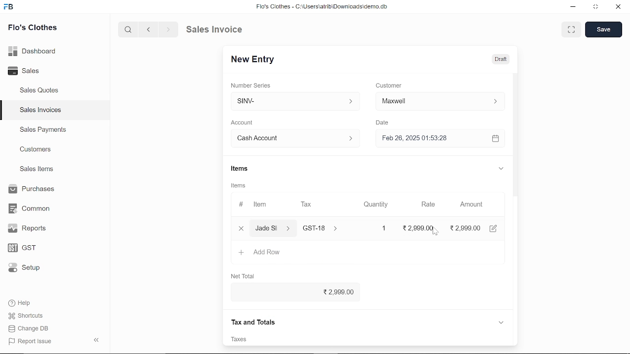 The image size is (630, 354). I want to click on next, so click(168, 29).